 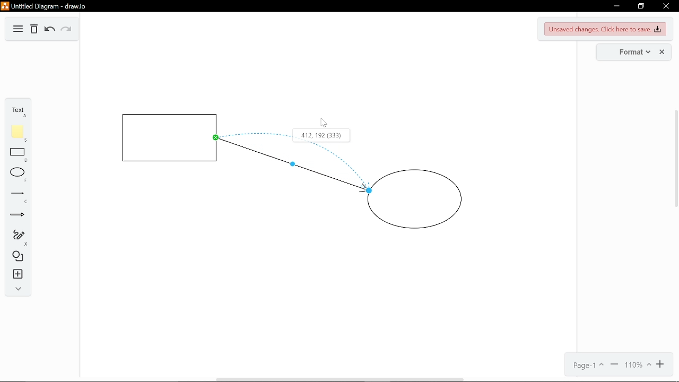 I want to click on Redo, so click(x=67, y=31).